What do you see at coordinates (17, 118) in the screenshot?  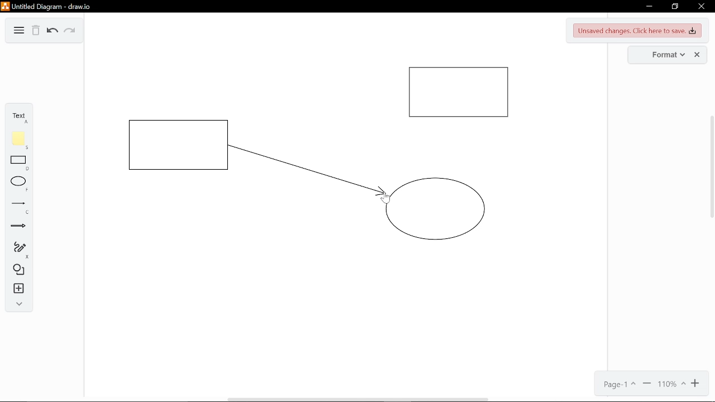 I see `text` at bounding box center [17, 118].